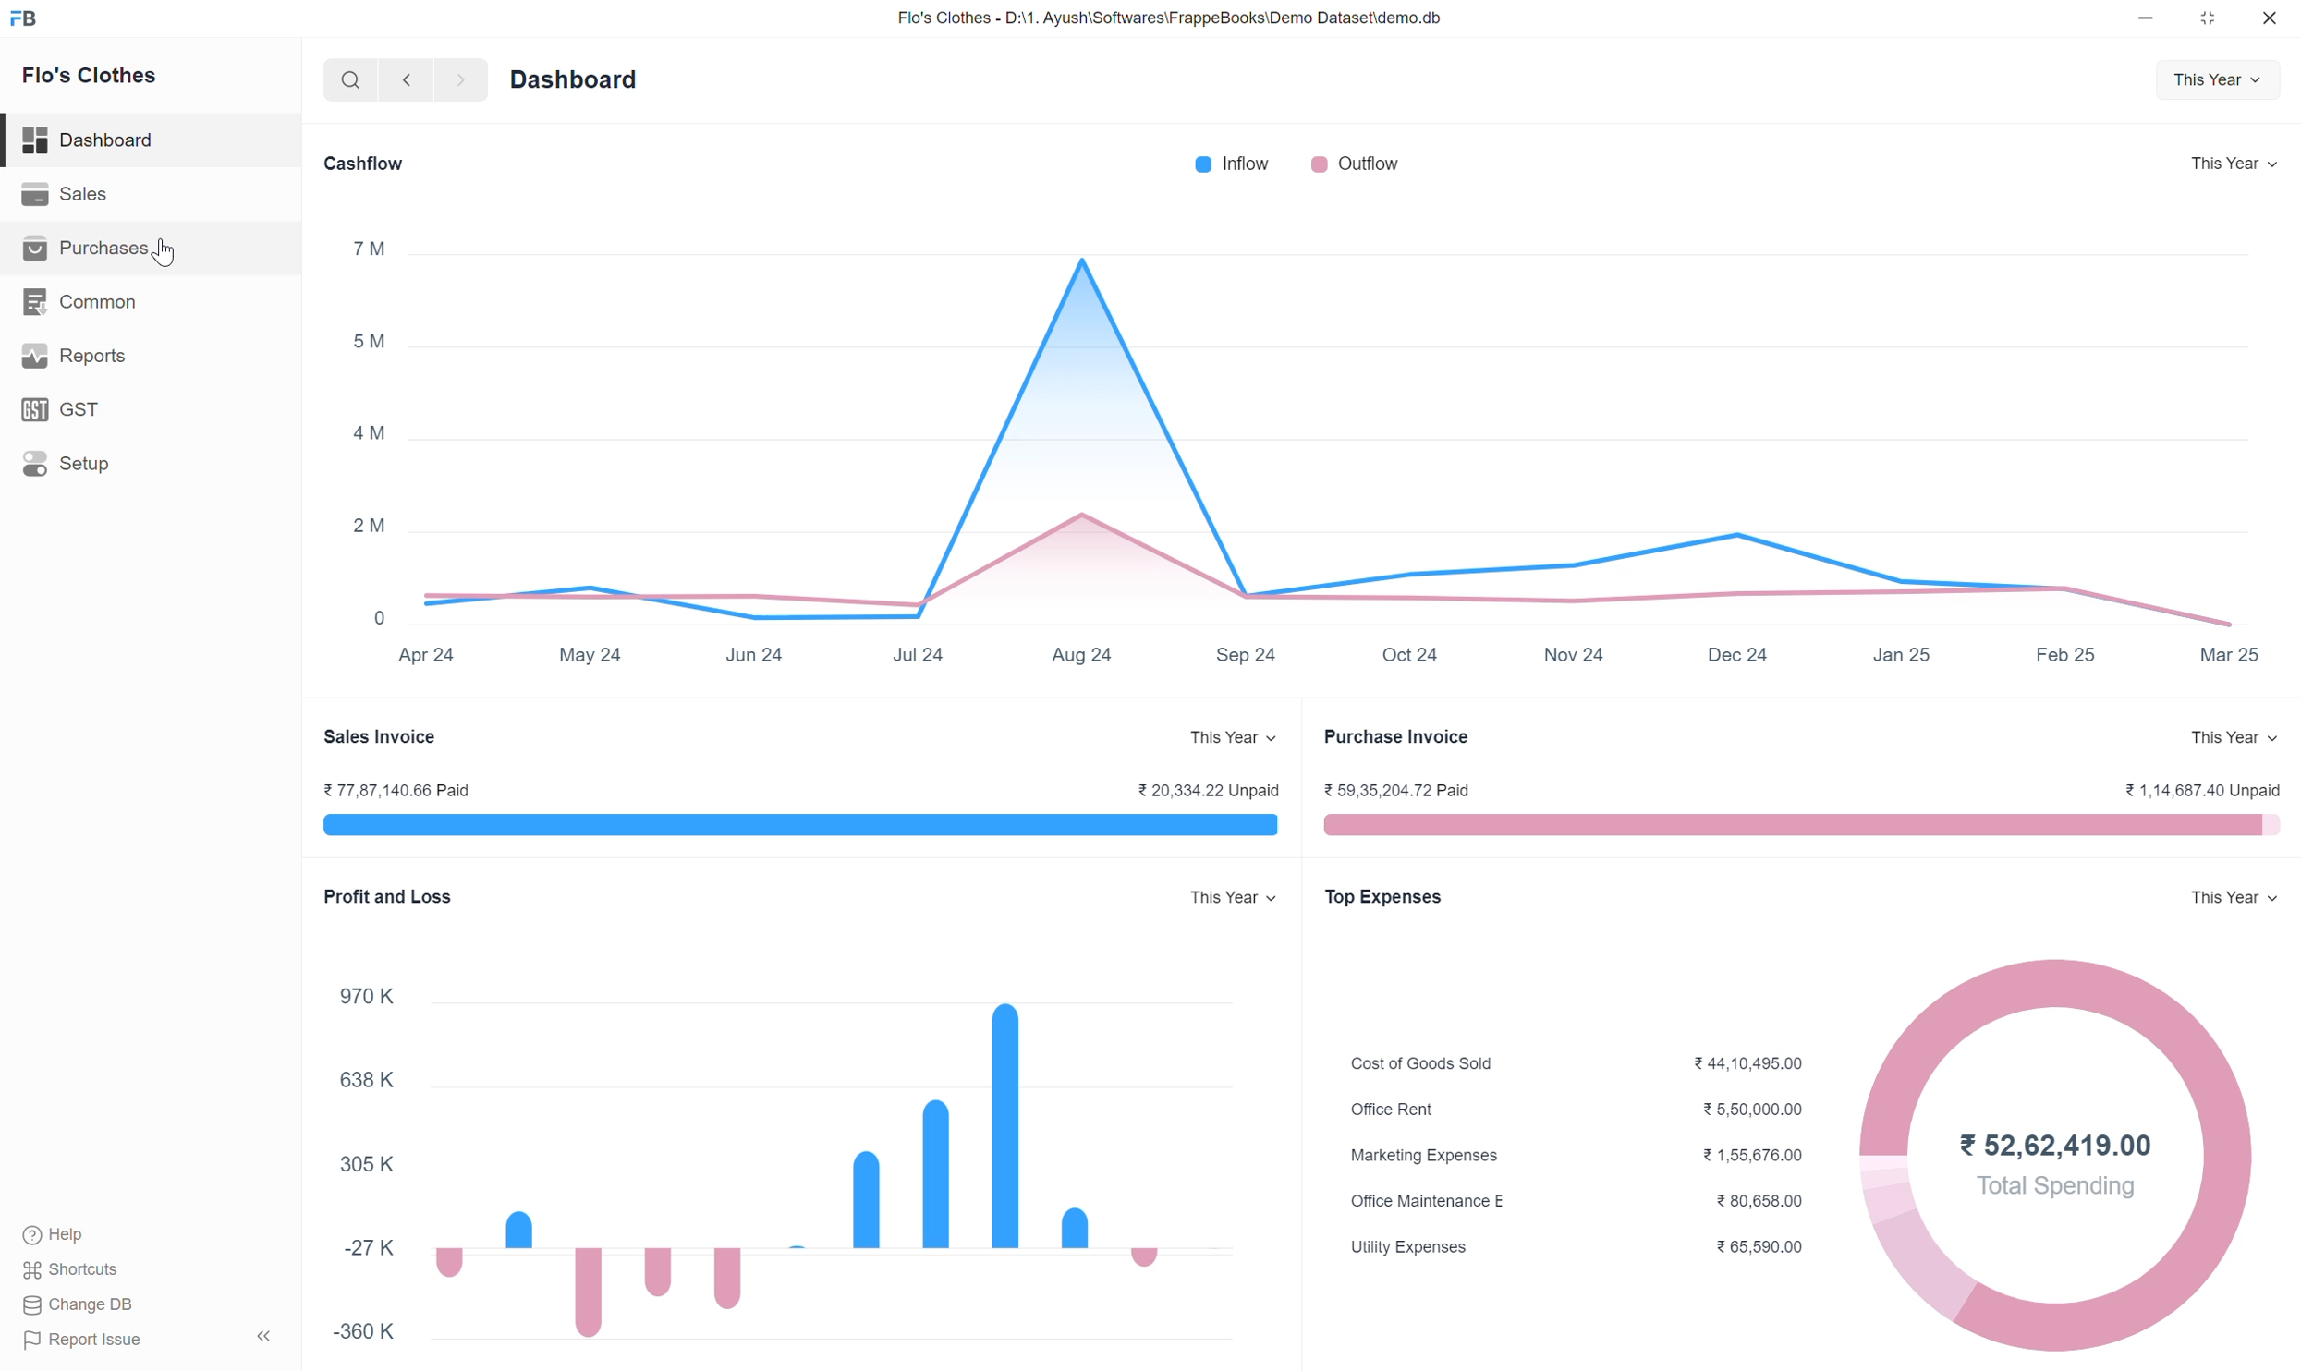  Describe the element at coordinates (83, 1341) in the screenshot. I see `report issue` at that location.